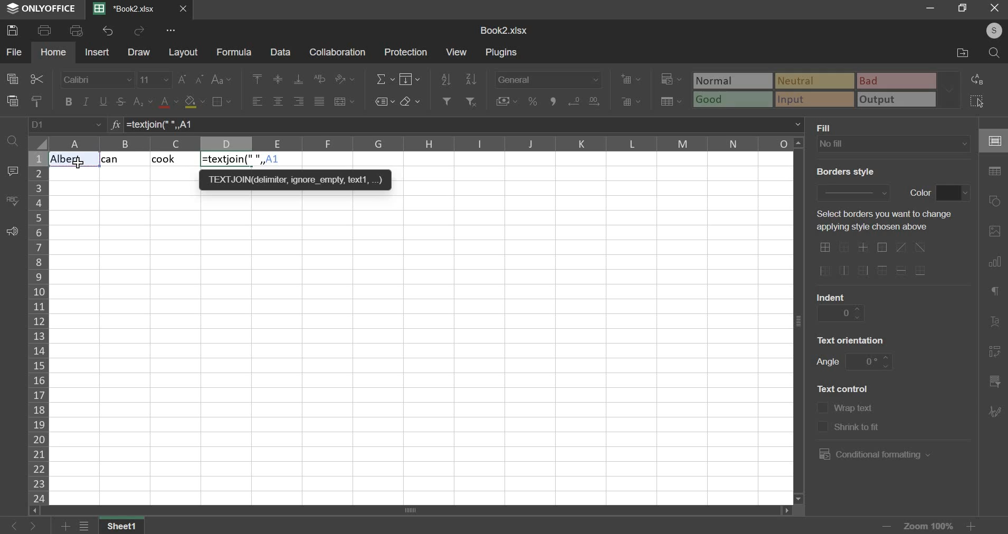 The height and width of the screenshot is (534, 1008). Describe the element at coordinates (996, 202) in the screenshot. I see `shapes` at that location.